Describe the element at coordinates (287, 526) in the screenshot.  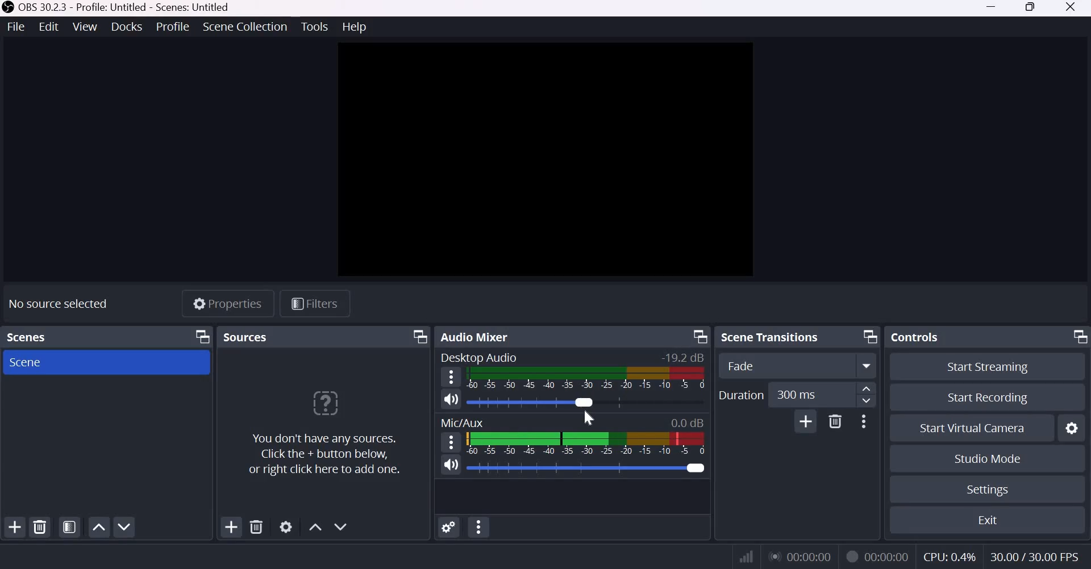
I see `Open source properties` at that location.